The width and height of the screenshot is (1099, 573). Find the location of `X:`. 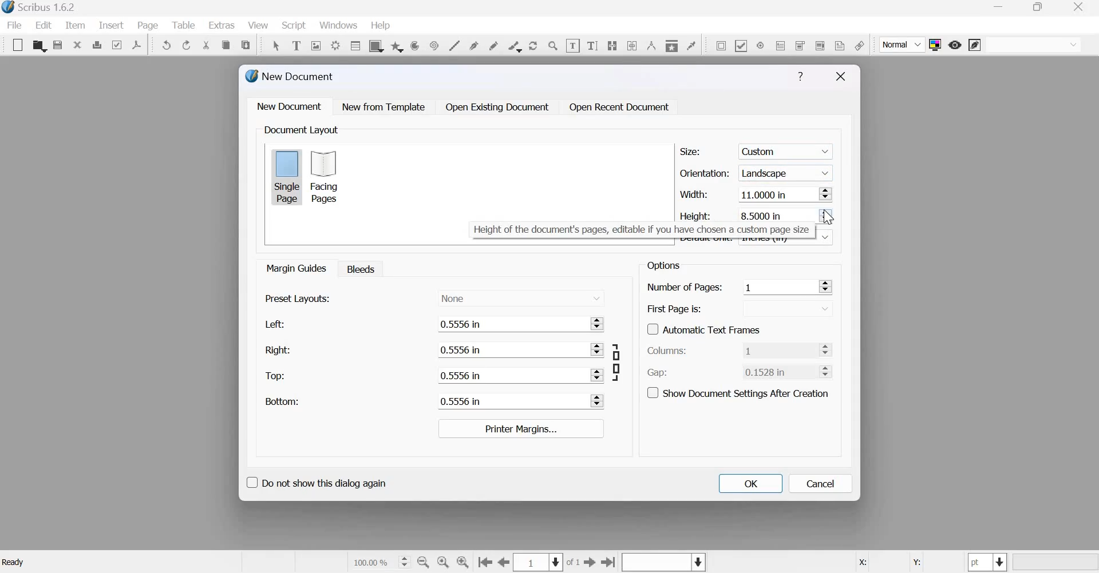

X: is located at coordinates (861, 563).